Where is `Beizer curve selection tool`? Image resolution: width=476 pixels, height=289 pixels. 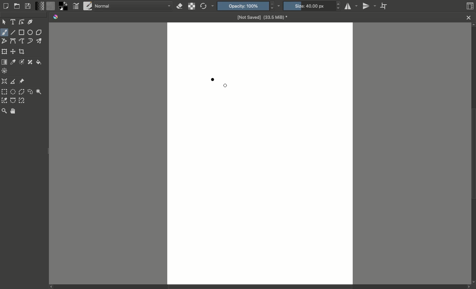 Beizer curve selection tool is located at coordinates (13, 100).